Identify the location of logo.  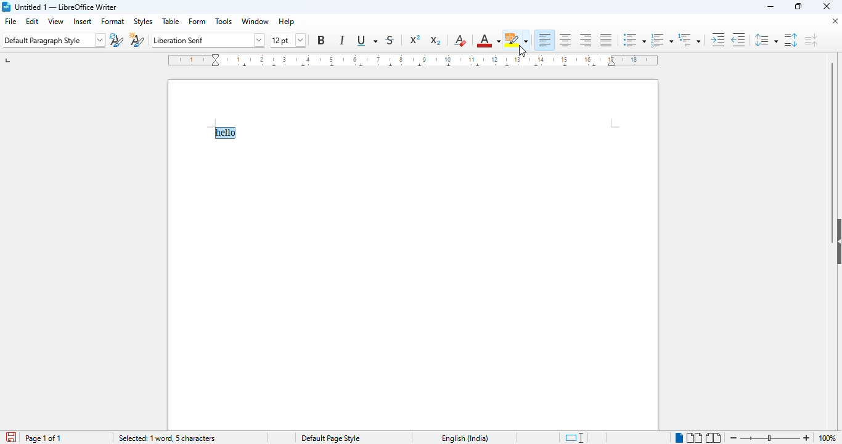
(7, 6).